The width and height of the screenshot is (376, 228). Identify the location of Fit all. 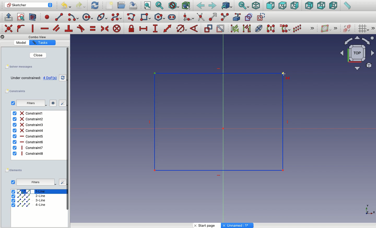
(147, 6).